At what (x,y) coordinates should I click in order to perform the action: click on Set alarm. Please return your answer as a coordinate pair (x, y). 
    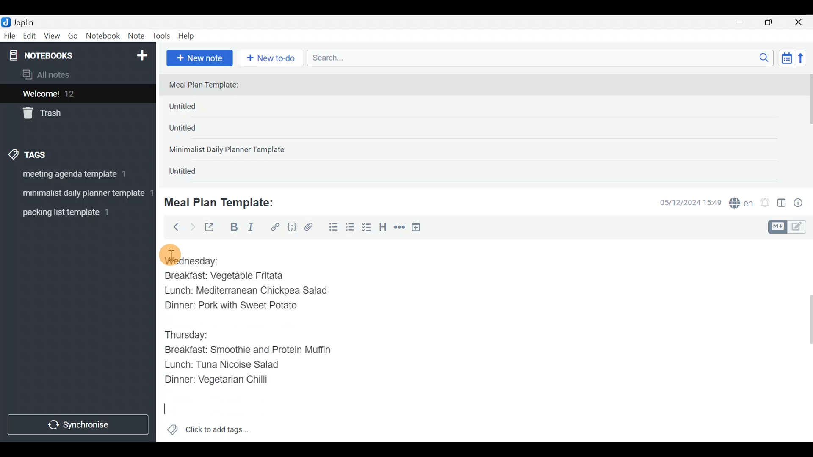
    Looking at the image, I should click on (766, 204).